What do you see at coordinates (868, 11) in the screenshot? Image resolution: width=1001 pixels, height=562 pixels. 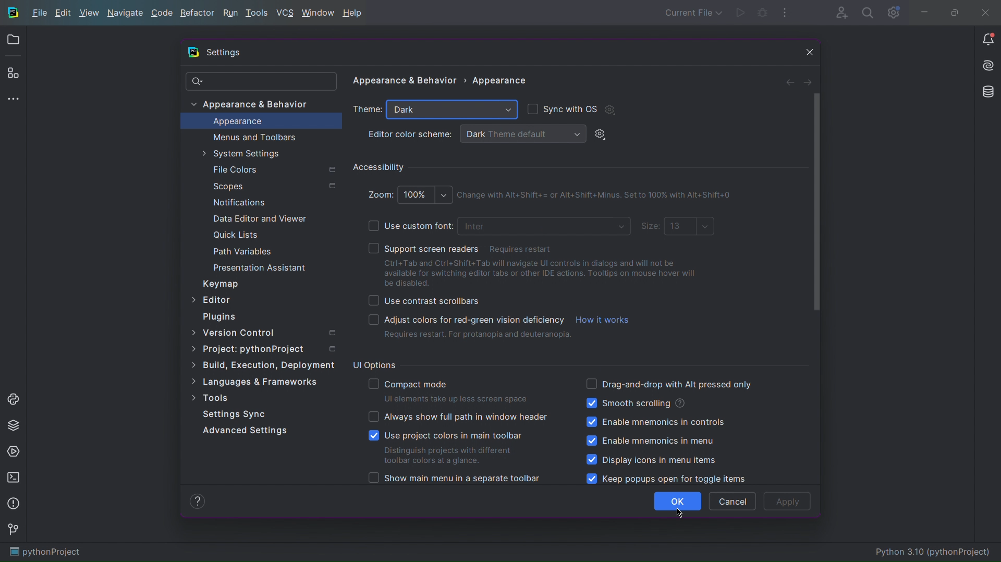 I see `Search` at bounding box center [868, 11].